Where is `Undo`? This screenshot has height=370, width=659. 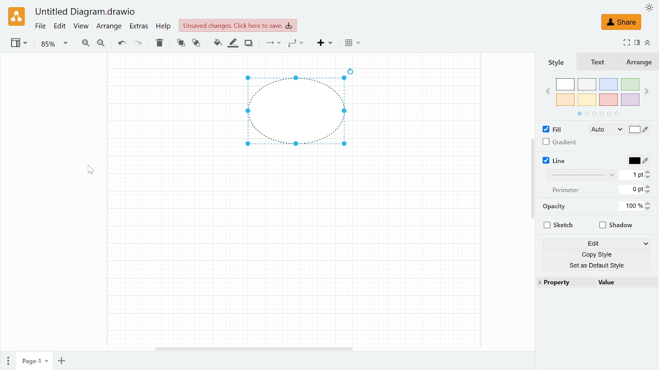
Undo is located at coordinates (122, 44).